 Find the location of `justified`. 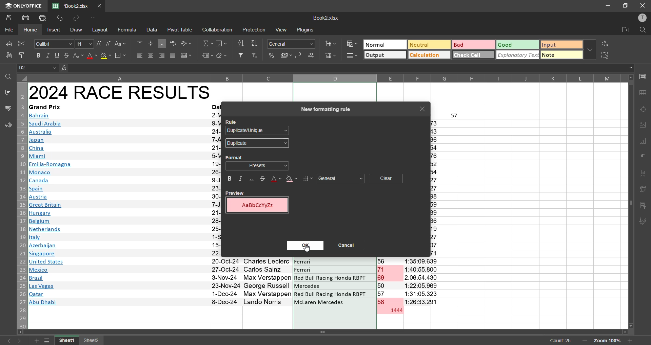

justified is located at coordinates (173, 56).